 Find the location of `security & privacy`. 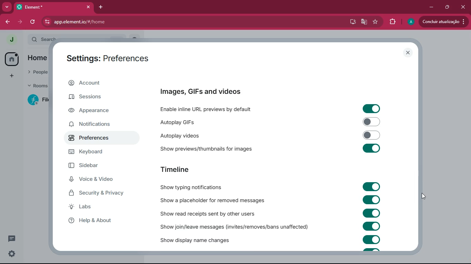

security & privacy is located at coordinates (101, 192).